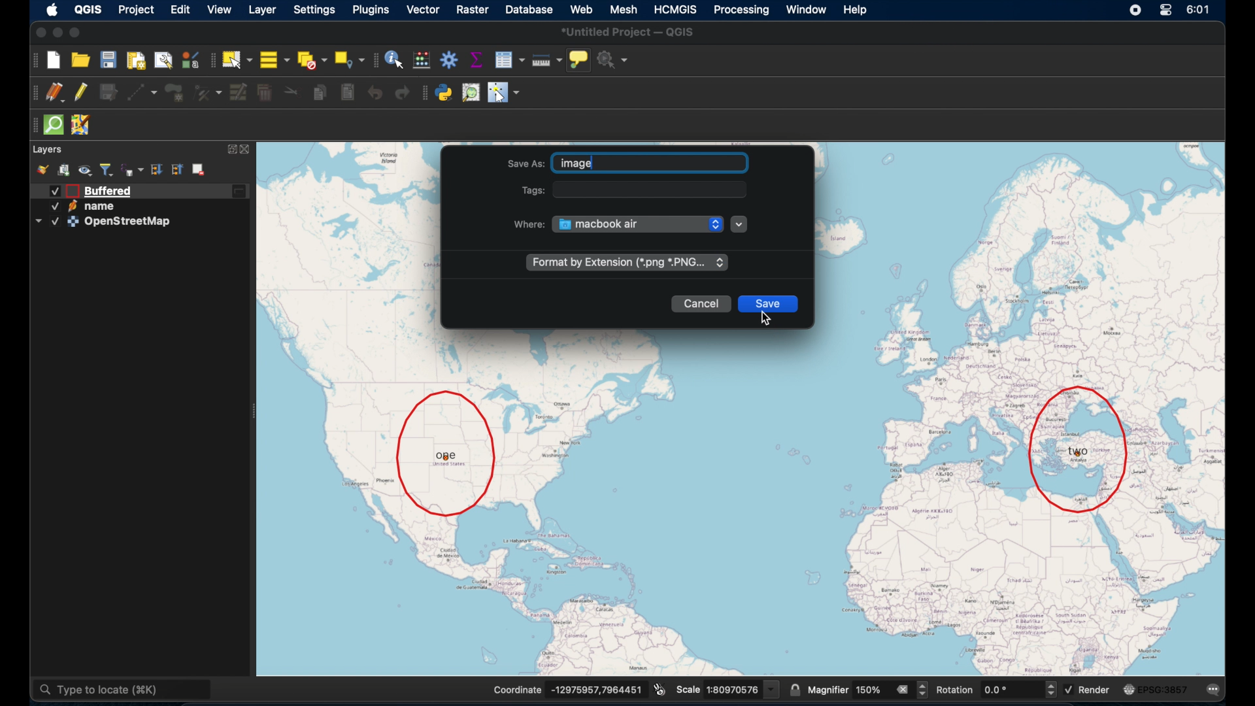 This screenshot has height=706, width=1255. I want to click on show layout manager, so click(162, 59).